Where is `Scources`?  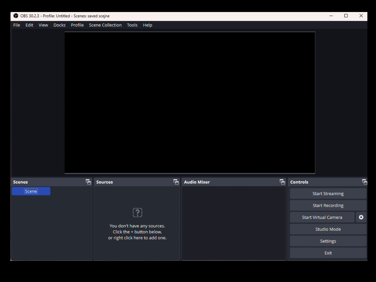 Scources is located at coordinates (138, 181).